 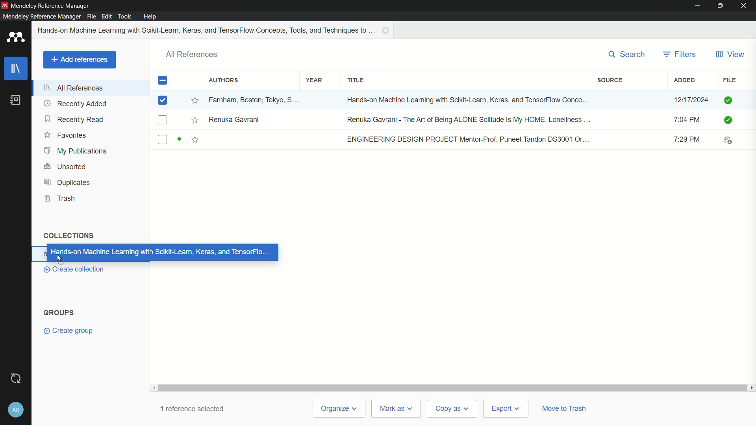 I want to click on collections, so click(x=68, y=235).